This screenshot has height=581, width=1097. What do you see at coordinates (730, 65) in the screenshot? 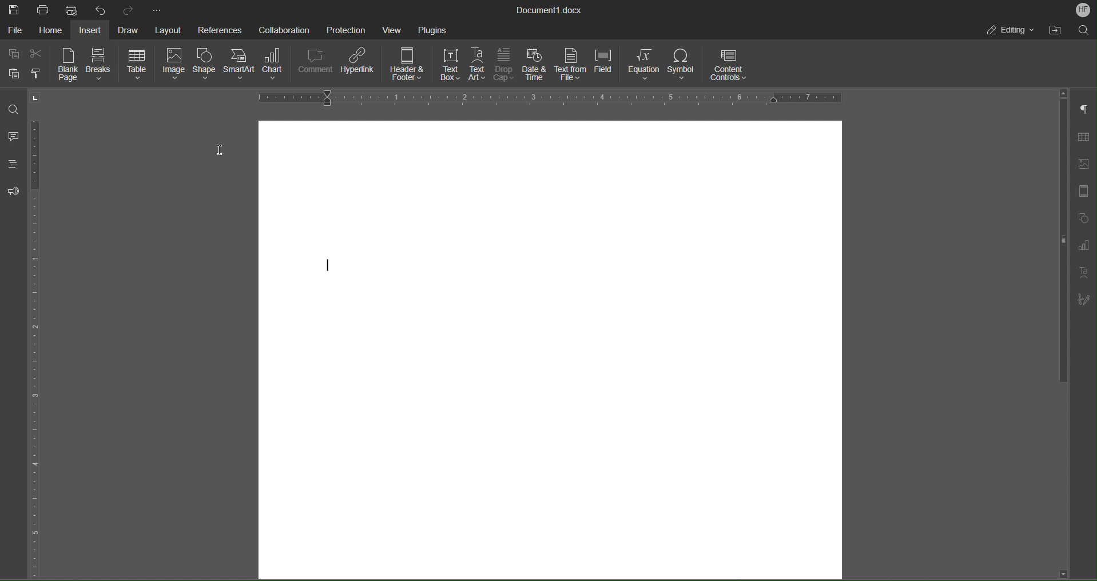
I see `Content Controls` at bounding box center [730, 65].